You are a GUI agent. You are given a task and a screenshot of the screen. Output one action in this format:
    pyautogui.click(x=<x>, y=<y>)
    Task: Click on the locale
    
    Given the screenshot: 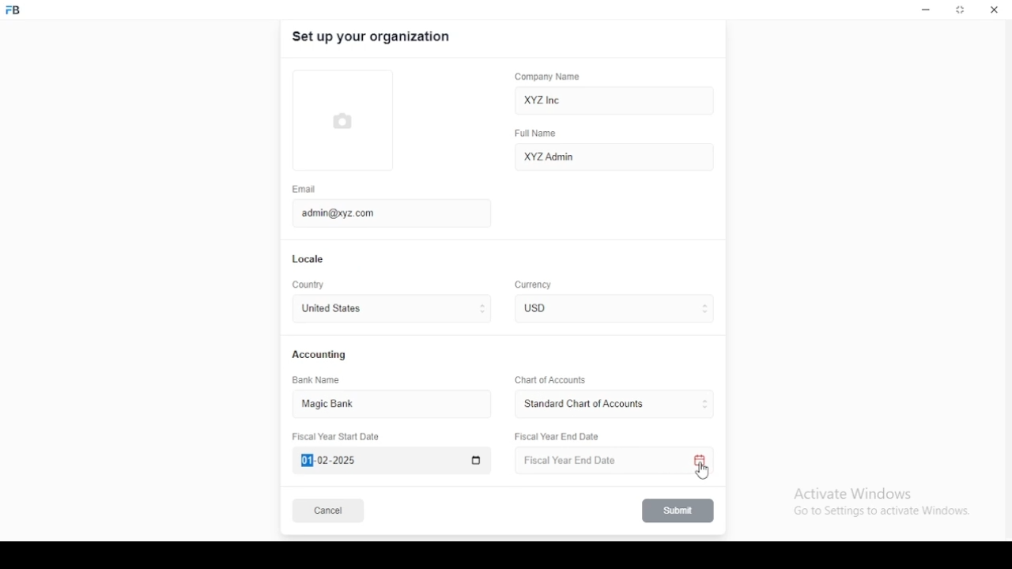 What is the action you would take?
    pyautogui.click(x=309, y=259)
    